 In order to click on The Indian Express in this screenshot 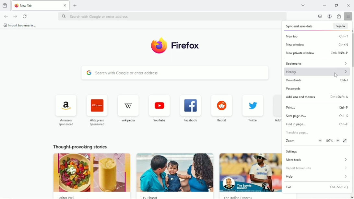, I will do `click(250, 196)`.